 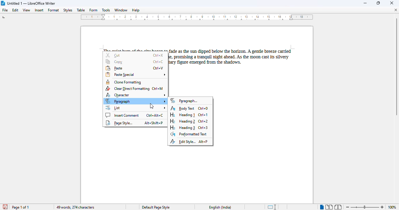 What do you see at coordinates (220, 207) in the screenshot?
I see `text language` at bounding box center [220, 207].